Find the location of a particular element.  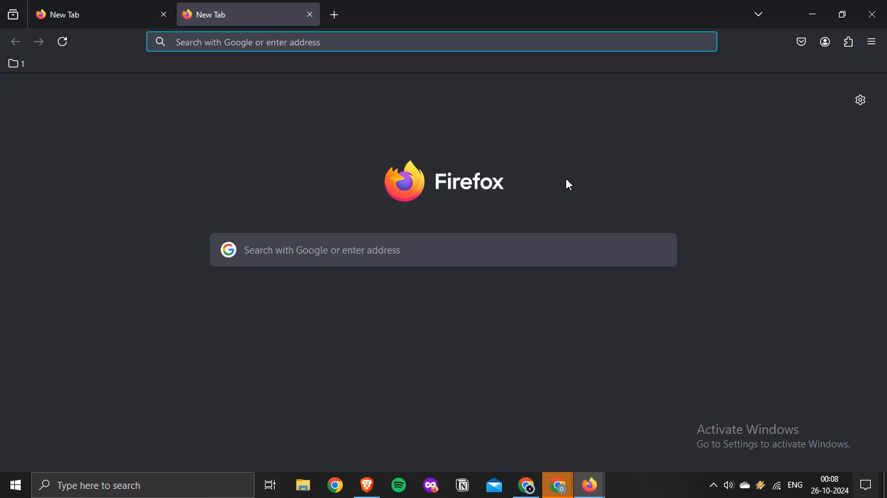

mail is located at coordinates (492, 482).